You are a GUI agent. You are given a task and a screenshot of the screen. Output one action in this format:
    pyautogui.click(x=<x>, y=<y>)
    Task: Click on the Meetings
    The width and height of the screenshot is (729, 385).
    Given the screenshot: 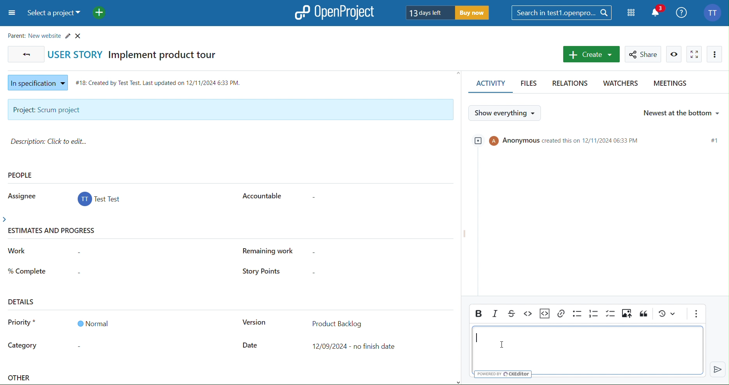 What is the action you would take?
    pyautogui.click(x=669, y=85)
    